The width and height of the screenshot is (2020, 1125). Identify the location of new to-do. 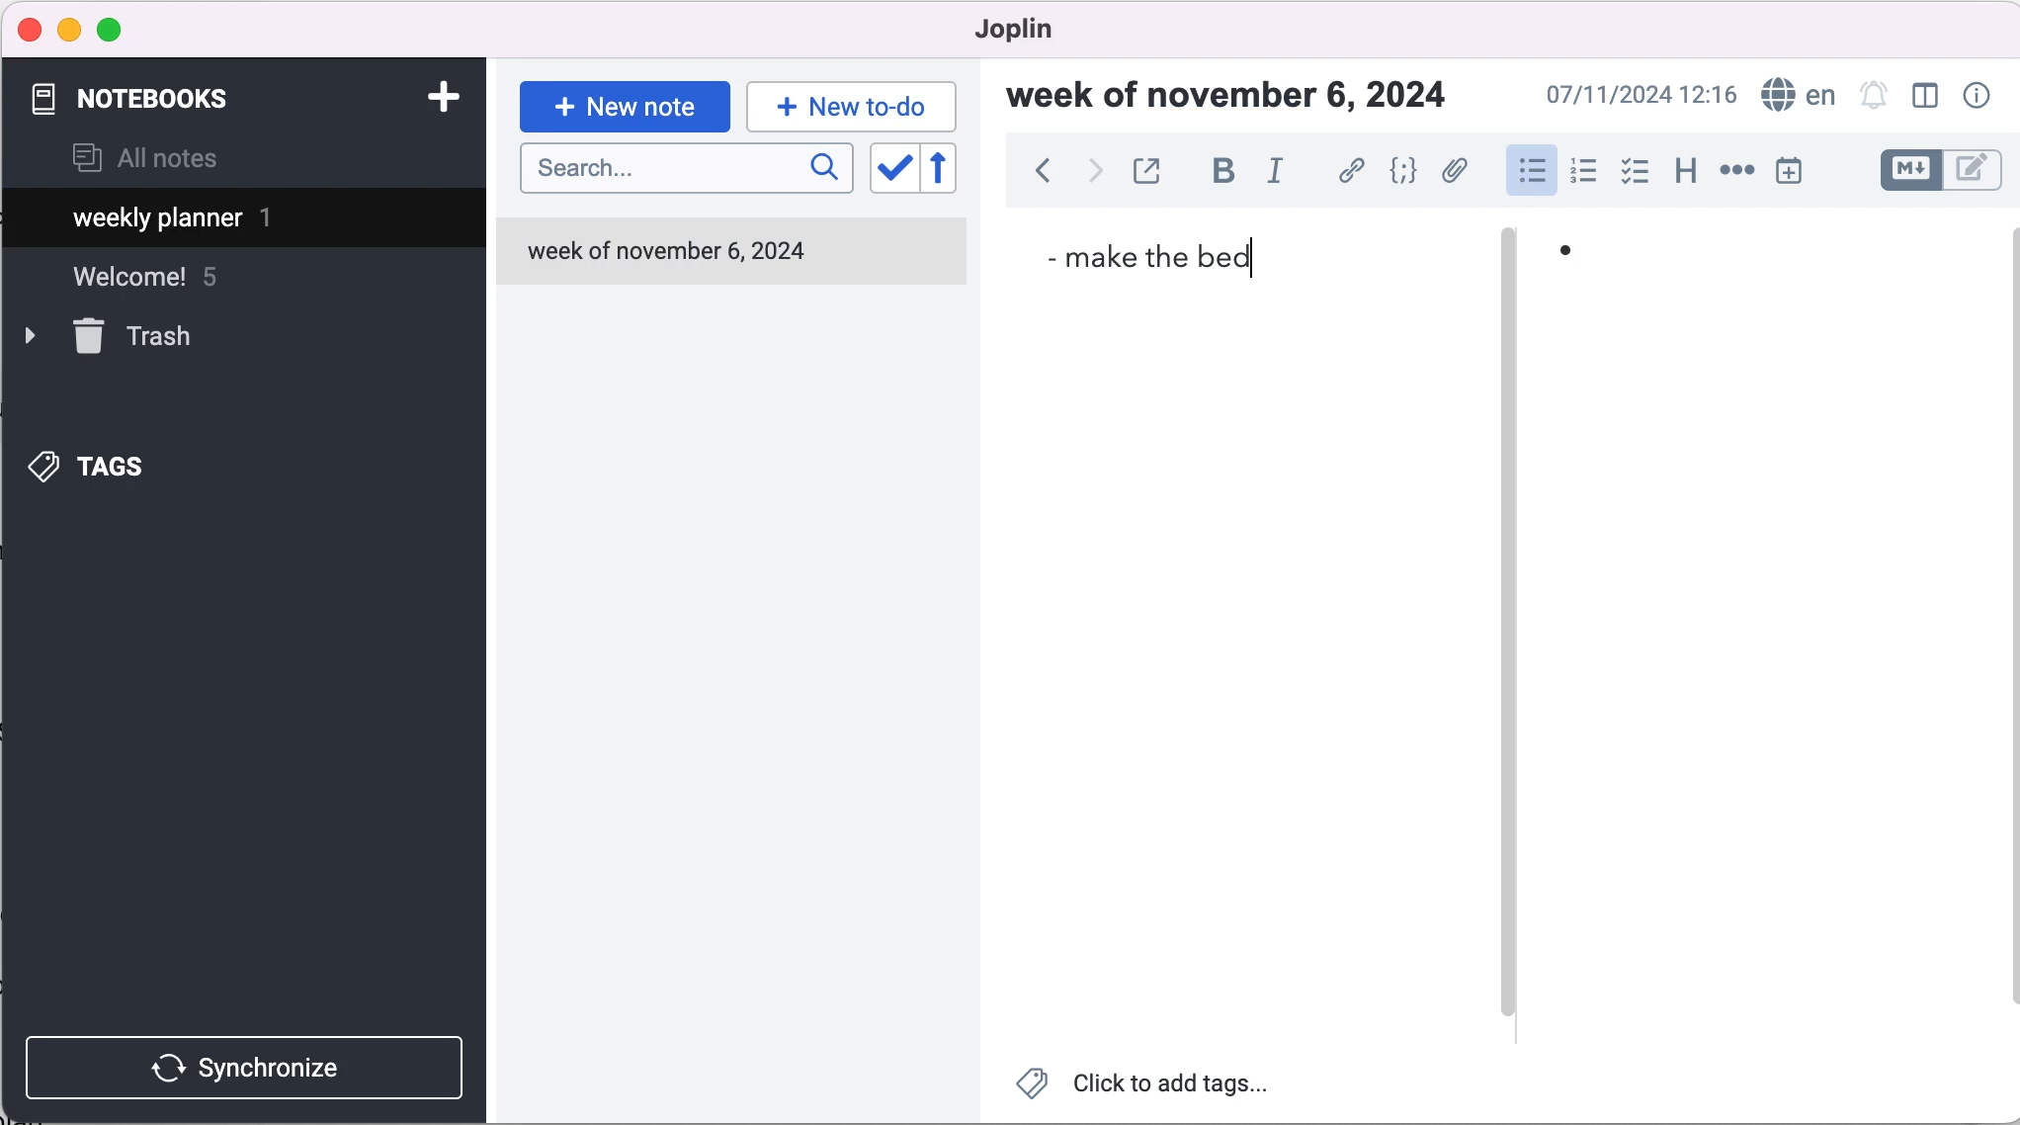
(848, 106).